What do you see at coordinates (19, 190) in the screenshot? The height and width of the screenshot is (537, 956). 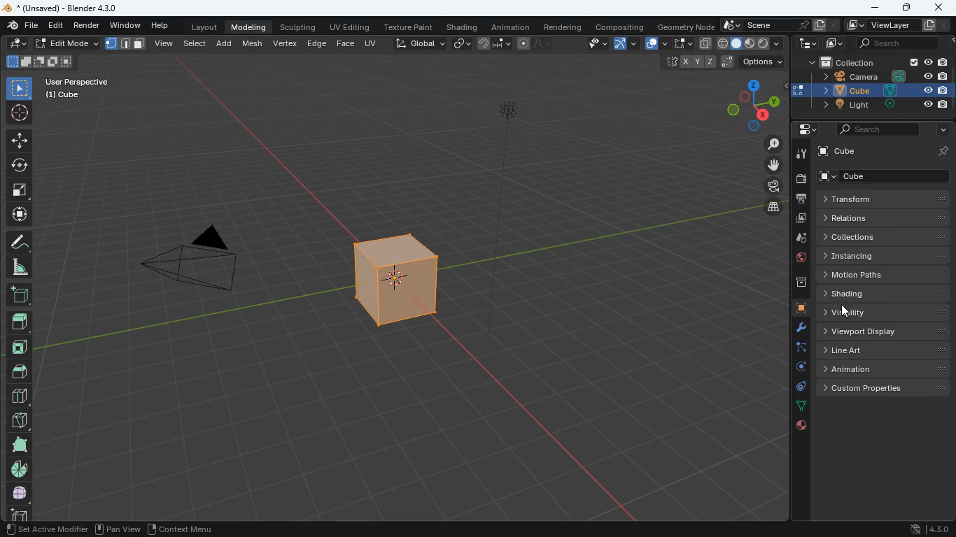 I see `fullscreen` at bounding box center [19, 190].